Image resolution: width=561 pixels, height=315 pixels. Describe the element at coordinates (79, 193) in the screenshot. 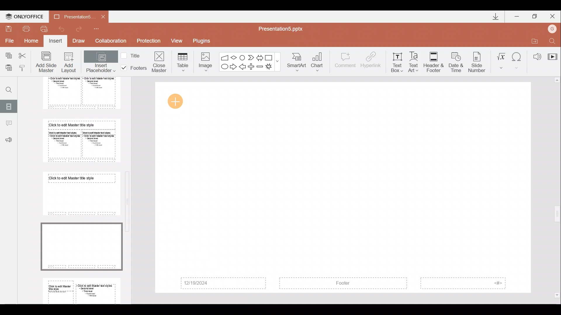

I see `Slide 7` at that location.